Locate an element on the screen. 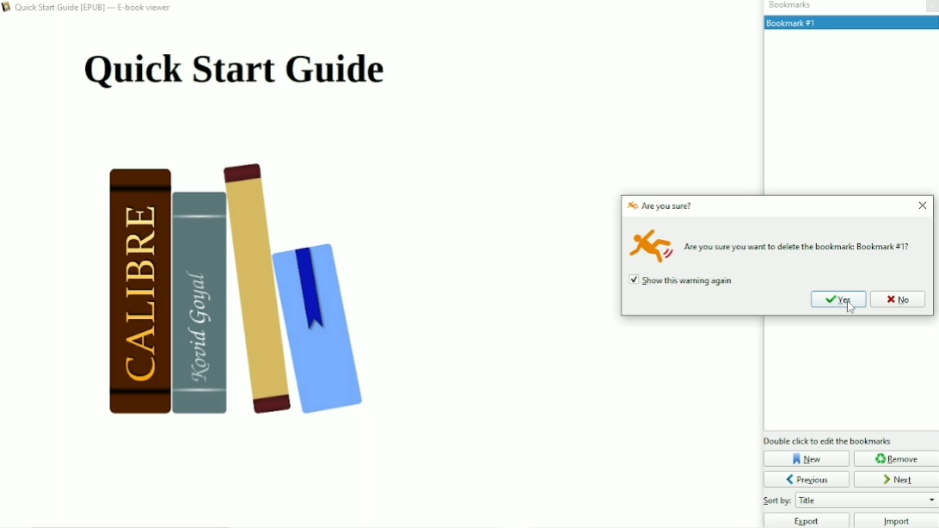  logo is located at coordinates (652, 243).